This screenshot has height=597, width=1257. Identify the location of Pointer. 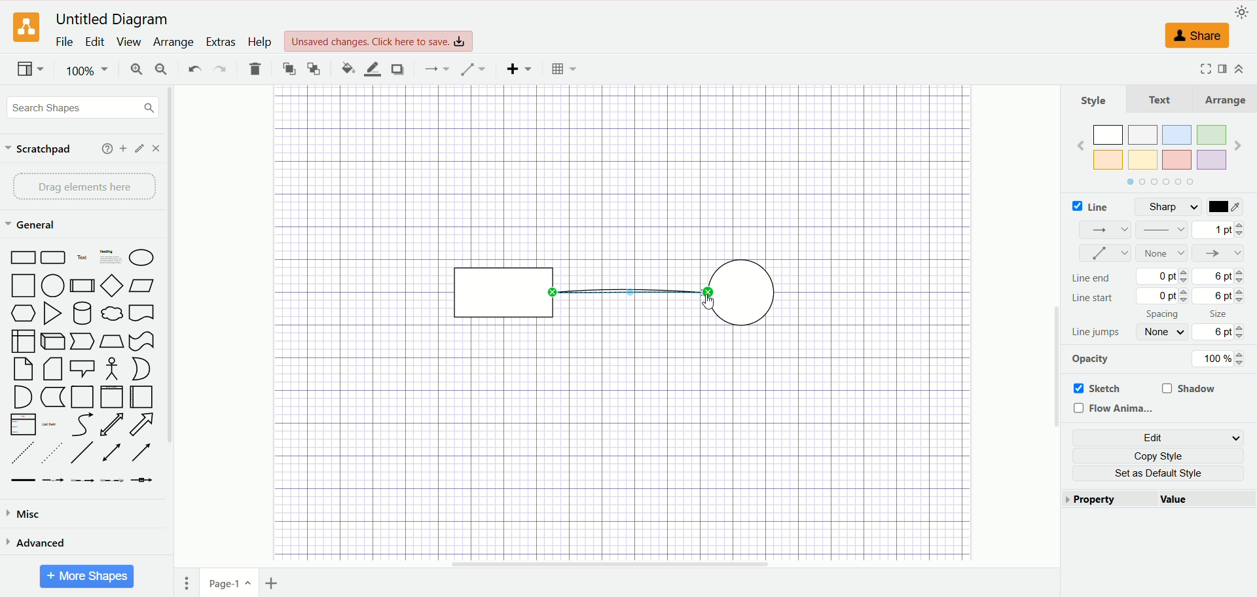
(83, 342).